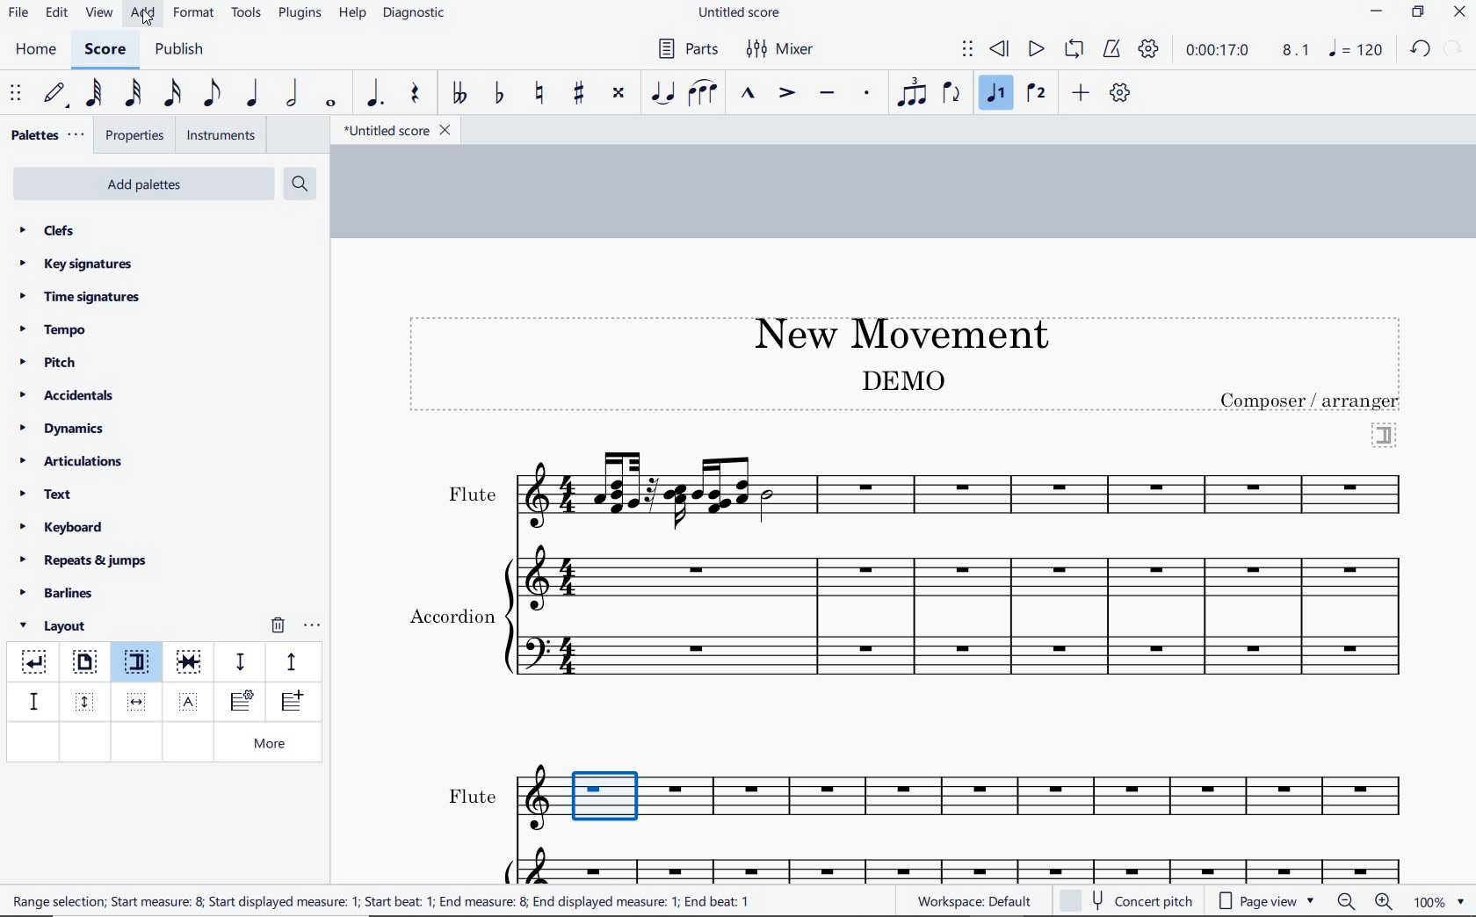 This screenshot has height=917, width=1476. I want to click on repeats & jumps, so click(83, 558).